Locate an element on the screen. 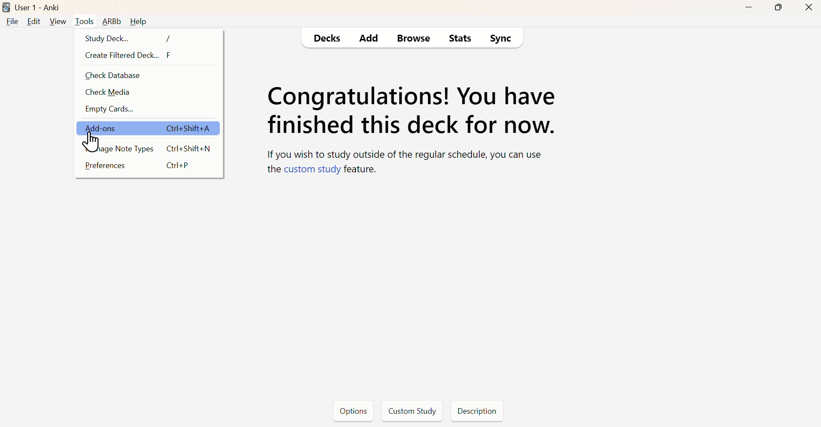 The height and width of the screenshot is (427, 821). Custom Study is located at coordinates (412, 410).